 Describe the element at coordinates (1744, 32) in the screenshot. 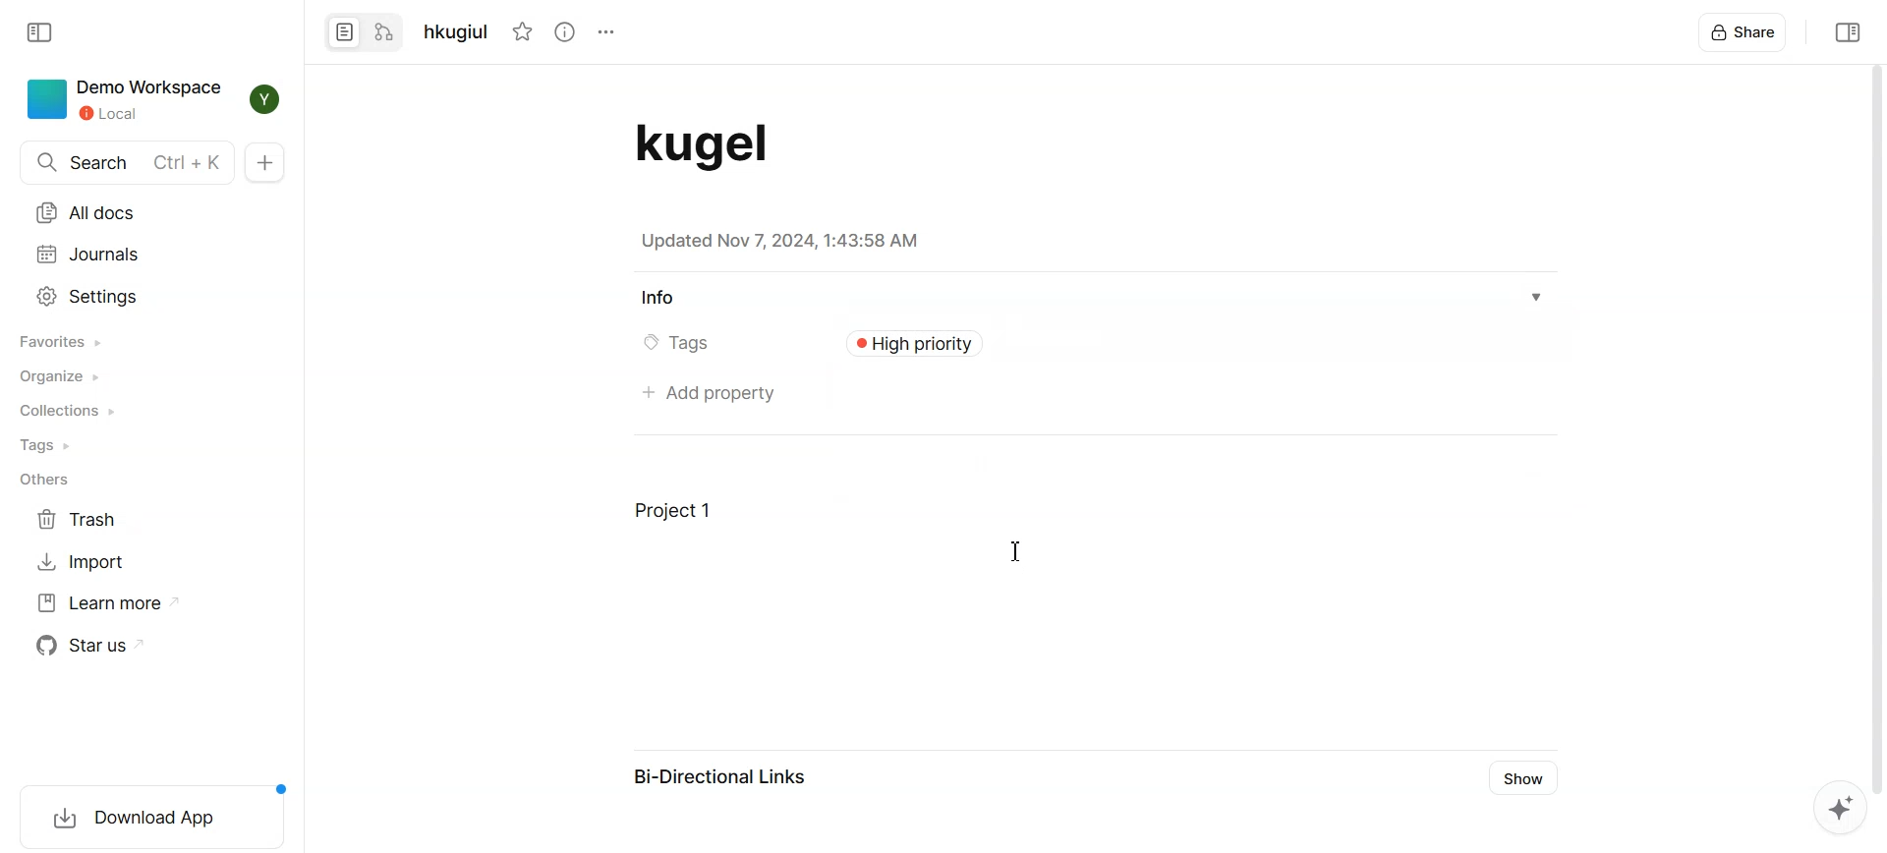

I see `Share` at that location.